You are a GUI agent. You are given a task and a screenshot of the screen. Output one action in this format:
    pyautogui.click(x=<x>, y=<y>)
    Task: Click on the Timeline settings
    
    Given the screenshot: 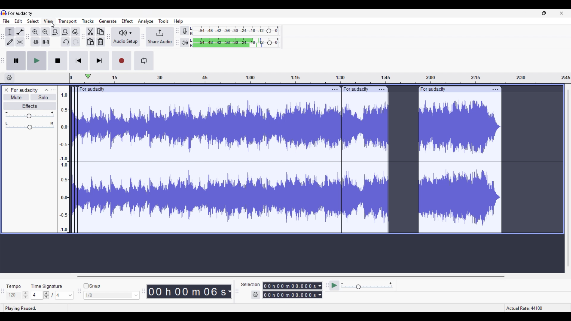 What is the action you would take?
    pyautogui.click(x=10, y=78)
    